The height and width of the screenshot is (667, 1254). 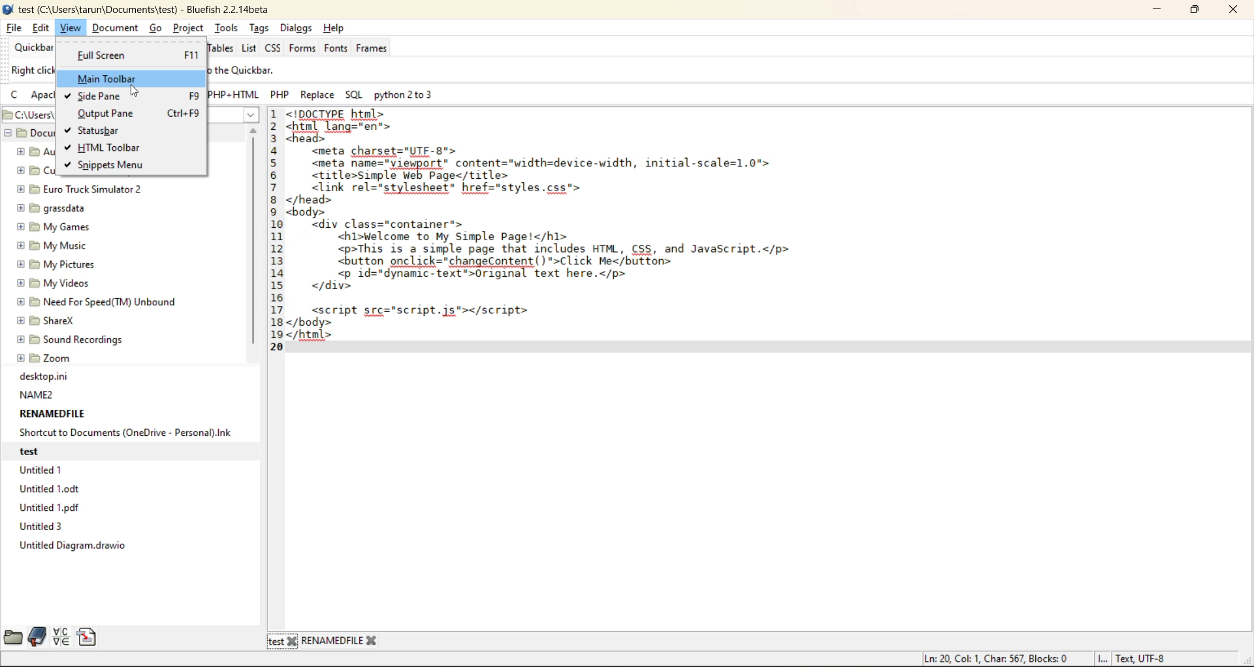 What do you see at coordinates (96, 302) in the screenshot?
I see `# 9 Need For Speed(TM) Unbound` at bounding box center [96, 302].